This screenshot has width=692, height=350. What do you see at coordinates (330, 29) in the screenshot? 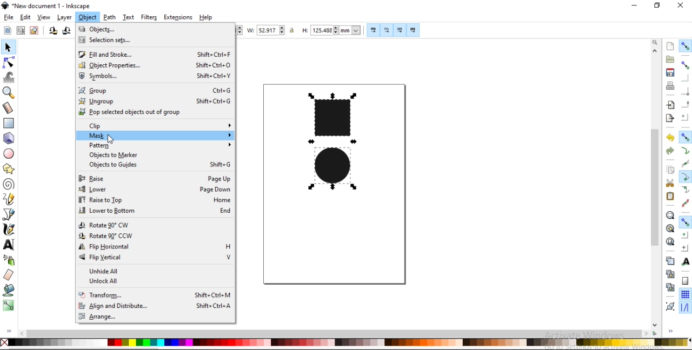
I see `height of selection` at bounding box center [330, 29].